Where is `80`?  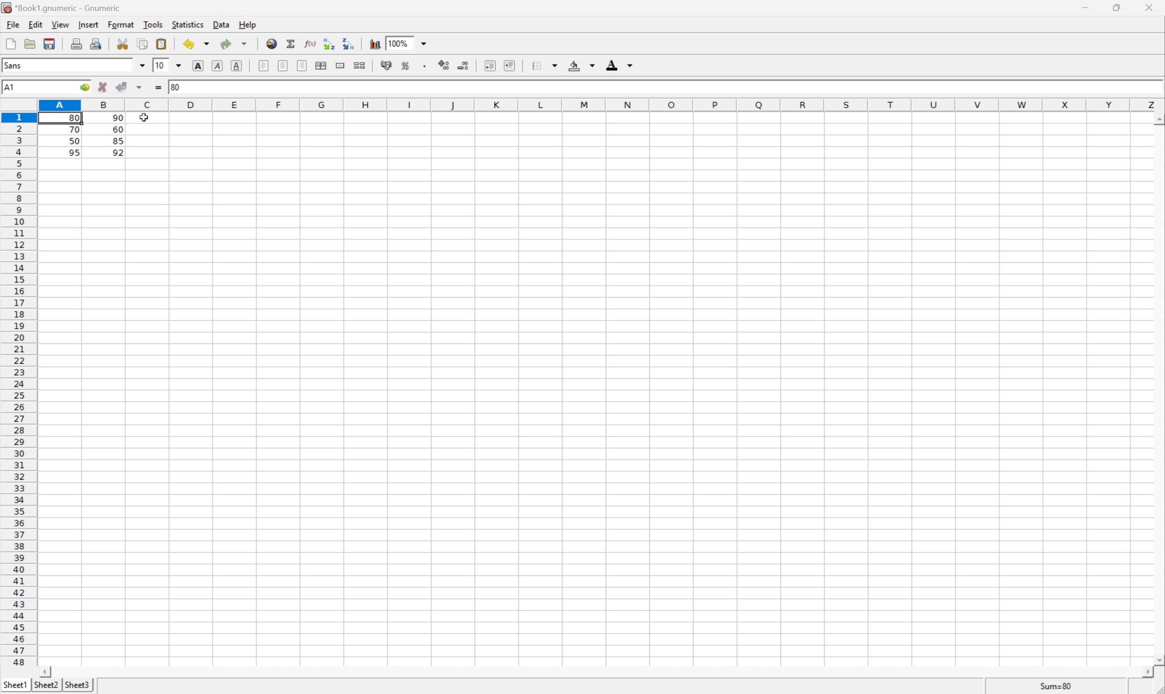 80 is located at coordinates (77, 116).